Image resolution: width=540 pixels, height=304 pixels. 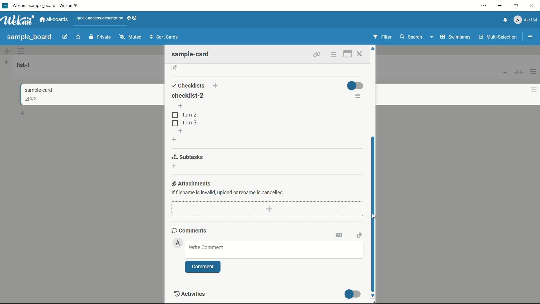 What do you see at coordinates (174, 68) in the screenshot?
I see `add description` at bounding box center [174, 68].